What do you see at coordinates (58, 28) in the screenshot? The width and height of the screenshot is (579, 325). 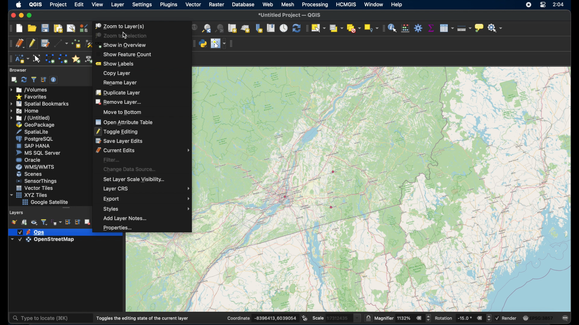 I see `new print layout` at bounding box center [58, 28].